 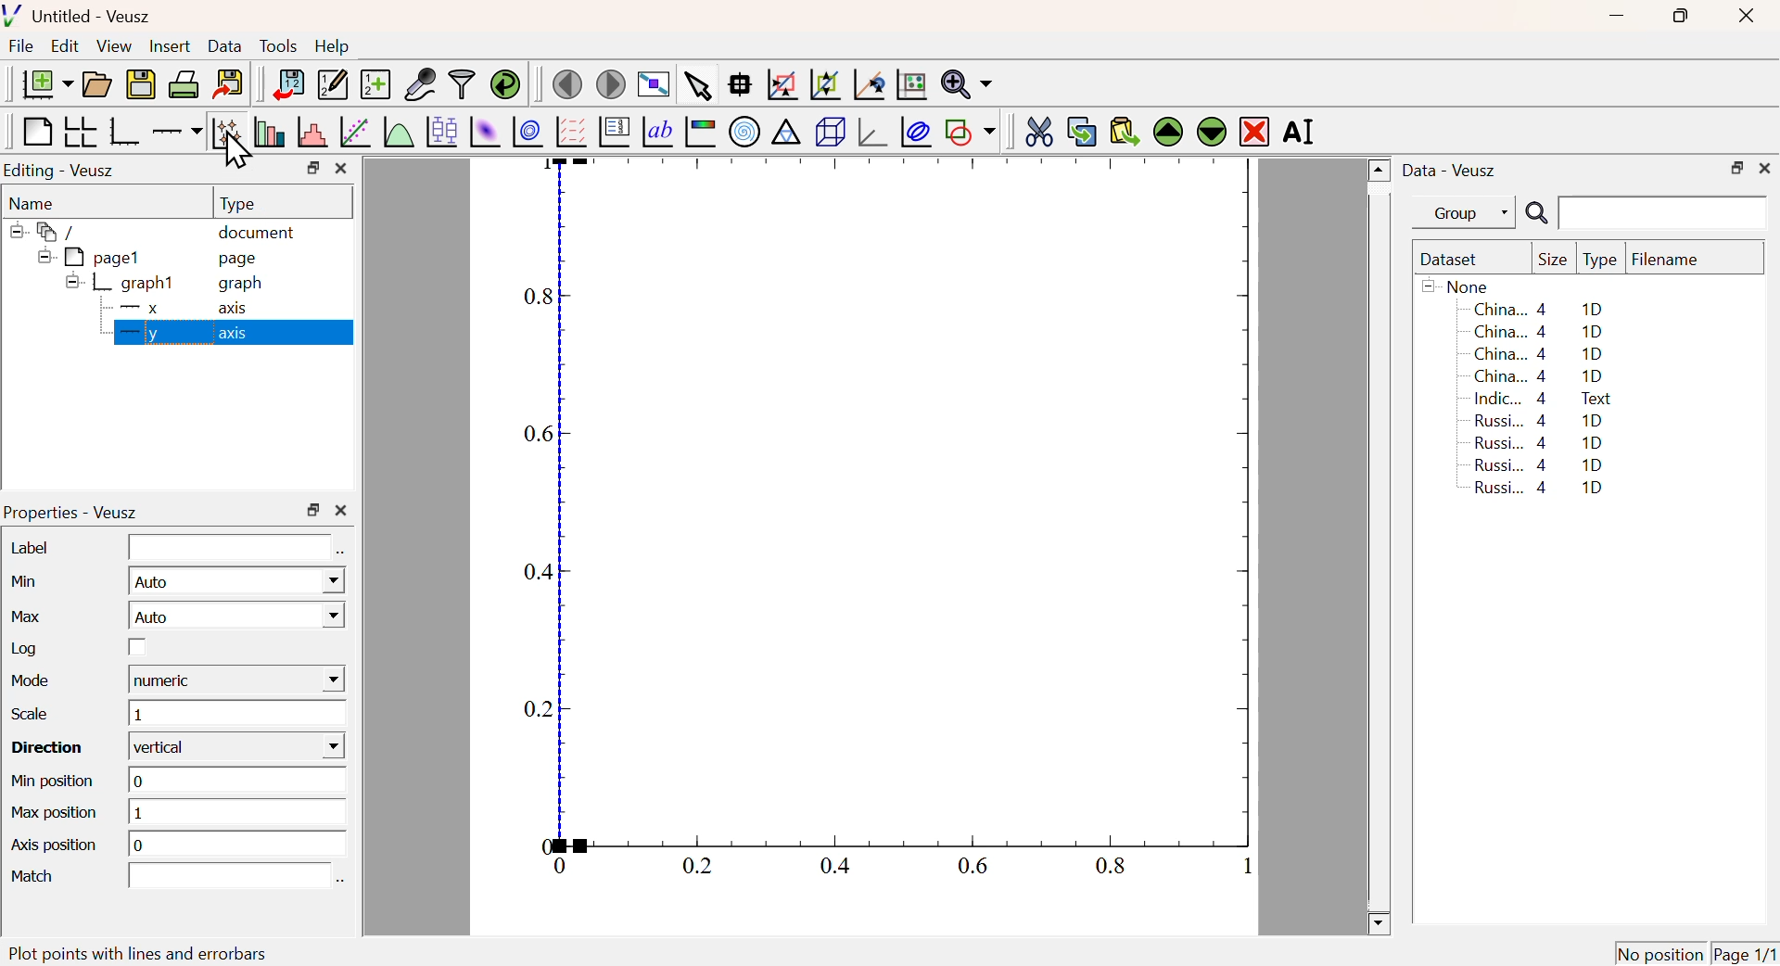 What do you see at coordinates (1211, 131) in the screenshot?
I see `Move Down` at bounding box center [1211, 131].